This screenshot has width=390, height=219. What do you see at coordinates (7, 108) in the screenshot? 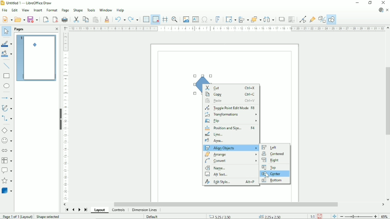
I see `Curves and polygons` at bounding box center [7, 108].